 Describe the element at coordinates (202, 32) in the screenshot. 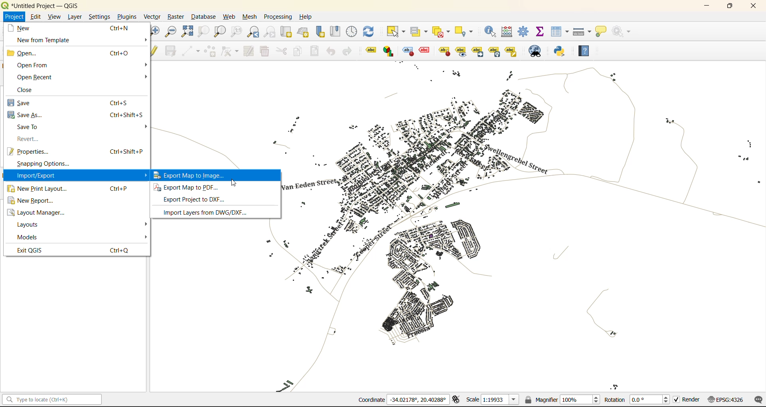

I see `zoom selection` at that location.